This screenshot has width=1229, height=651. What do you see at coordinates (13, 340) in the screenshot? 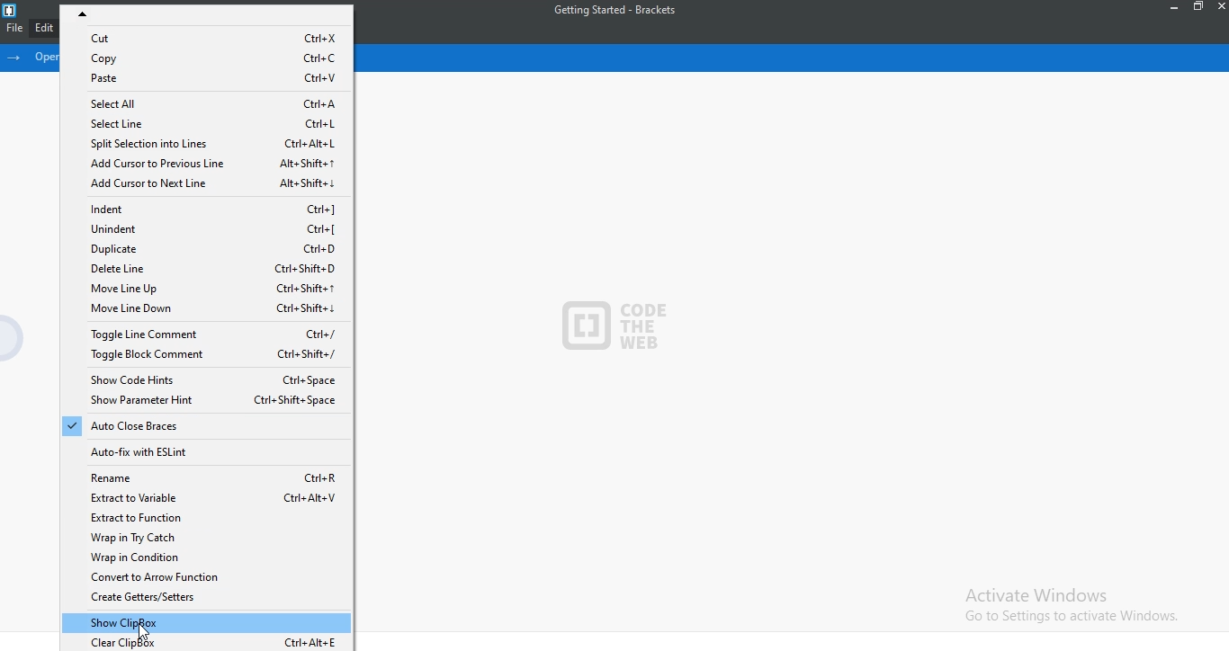
I see `show menu` at bounding box center [13, 340].